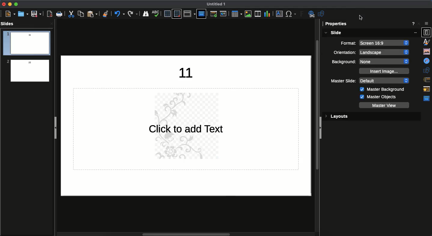 The height and width of the screenshot is (236, 432). Describe the element at coordinates (224, 14) in the screenshot. I see `Start from current slide` at that location.